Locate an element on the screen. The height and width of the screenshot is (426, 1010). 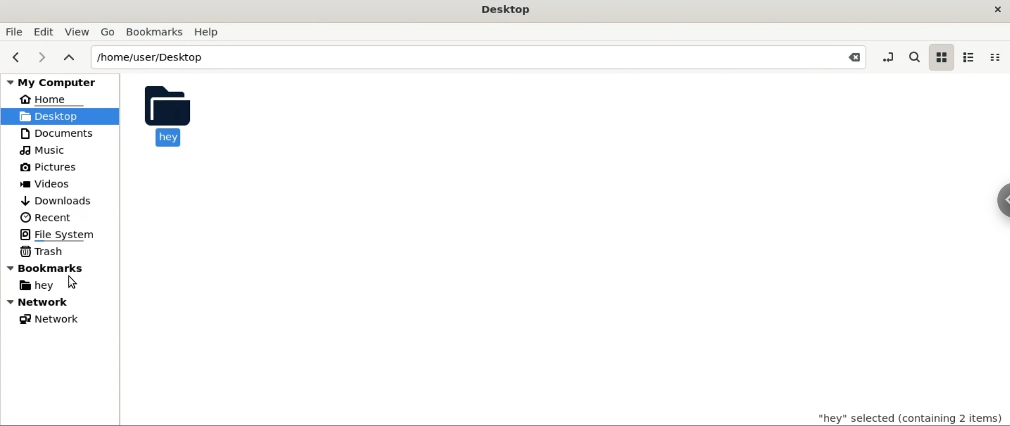
list view is located at coordinates (969, 57).